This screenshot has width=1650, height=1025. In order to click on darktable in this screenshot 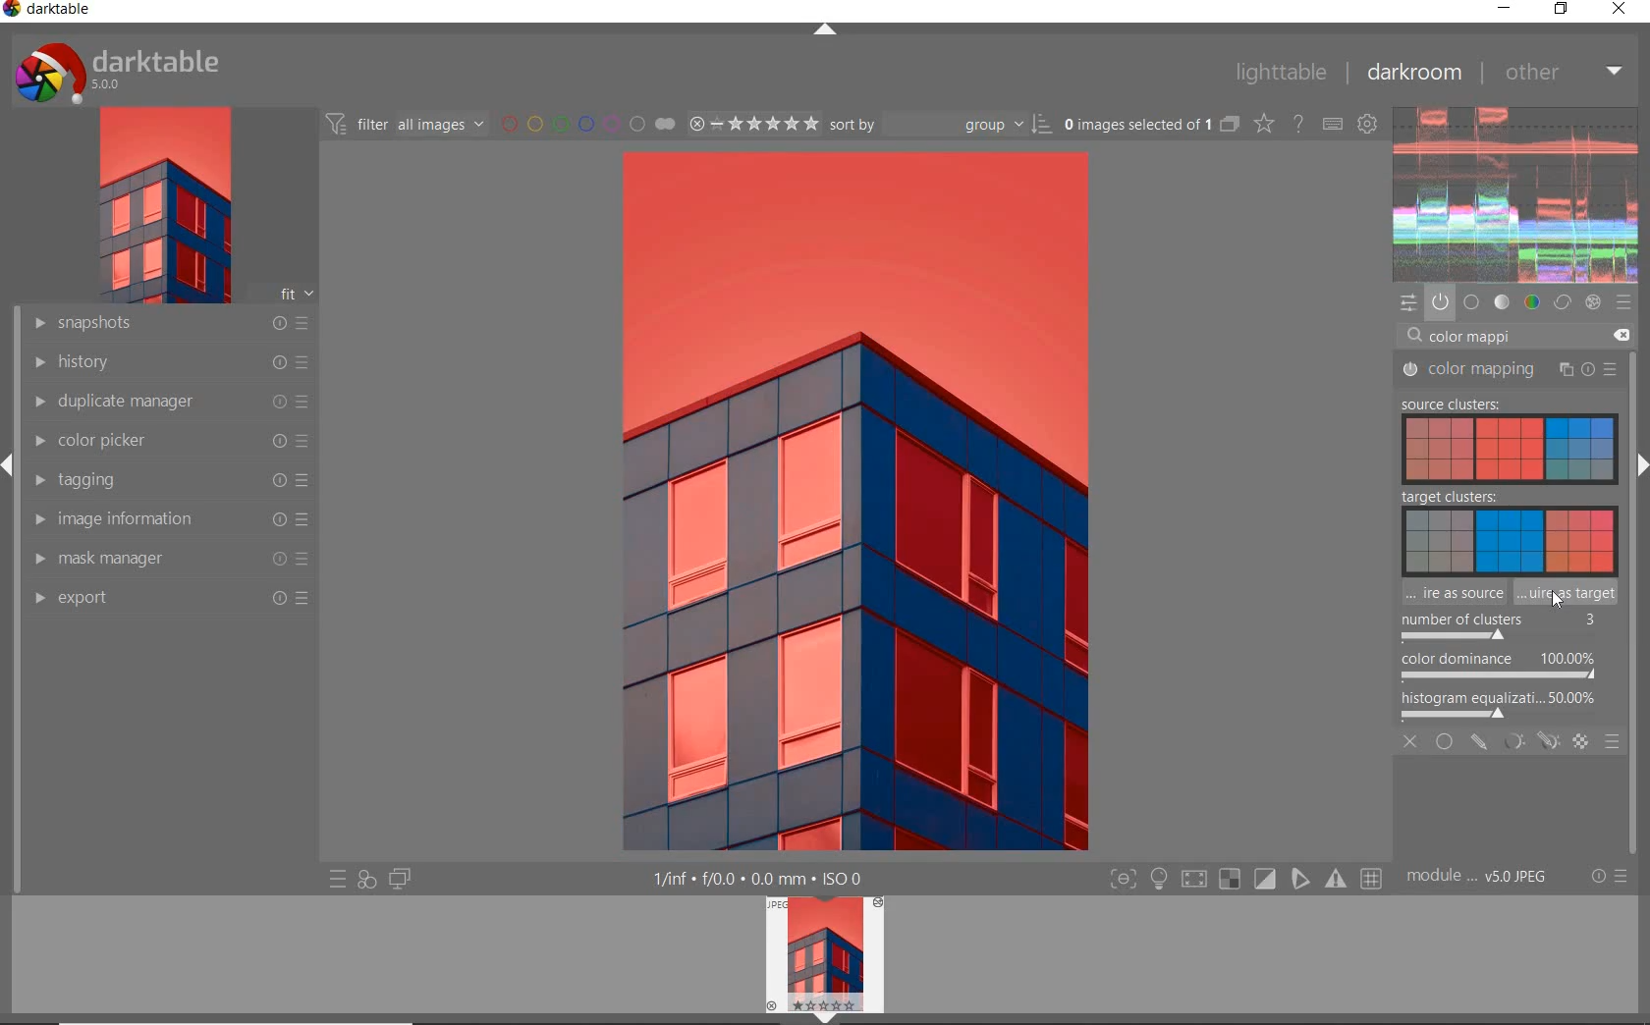, I will do `click(58, 13)`.